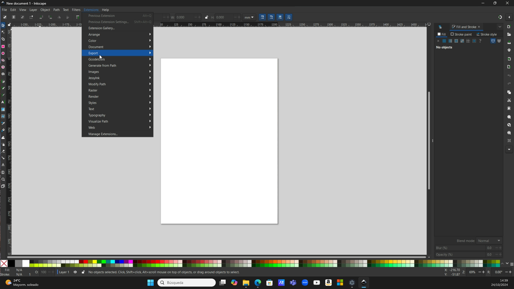 The width and height of the screenshot is (514, 289). I want to click on Extension Gallery, so click(107, 29).